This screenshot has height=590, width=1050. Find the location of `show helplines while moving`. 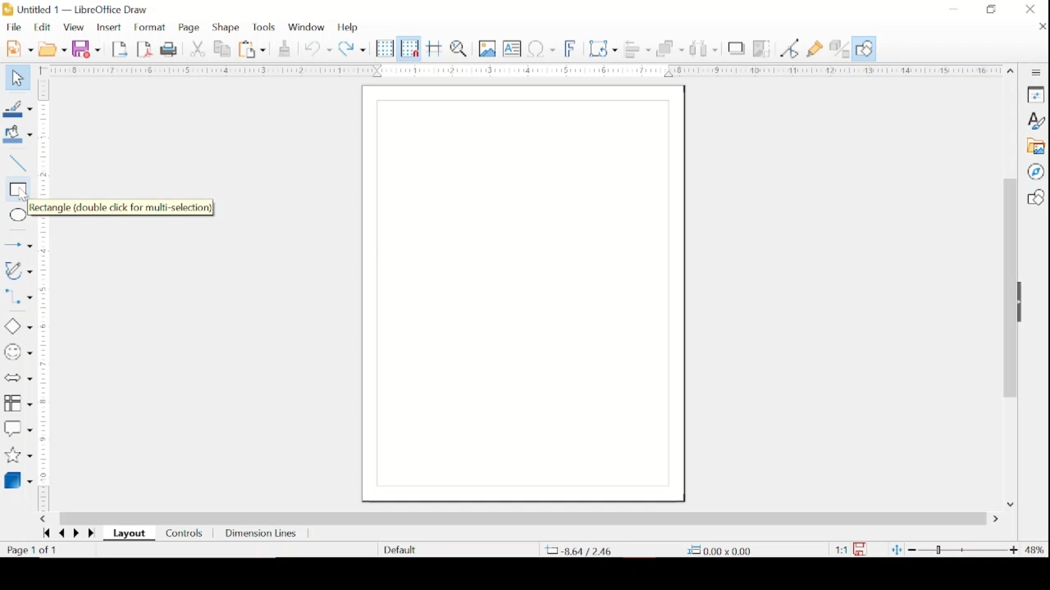

show helplines while moving is located at coordinates (435, 48).